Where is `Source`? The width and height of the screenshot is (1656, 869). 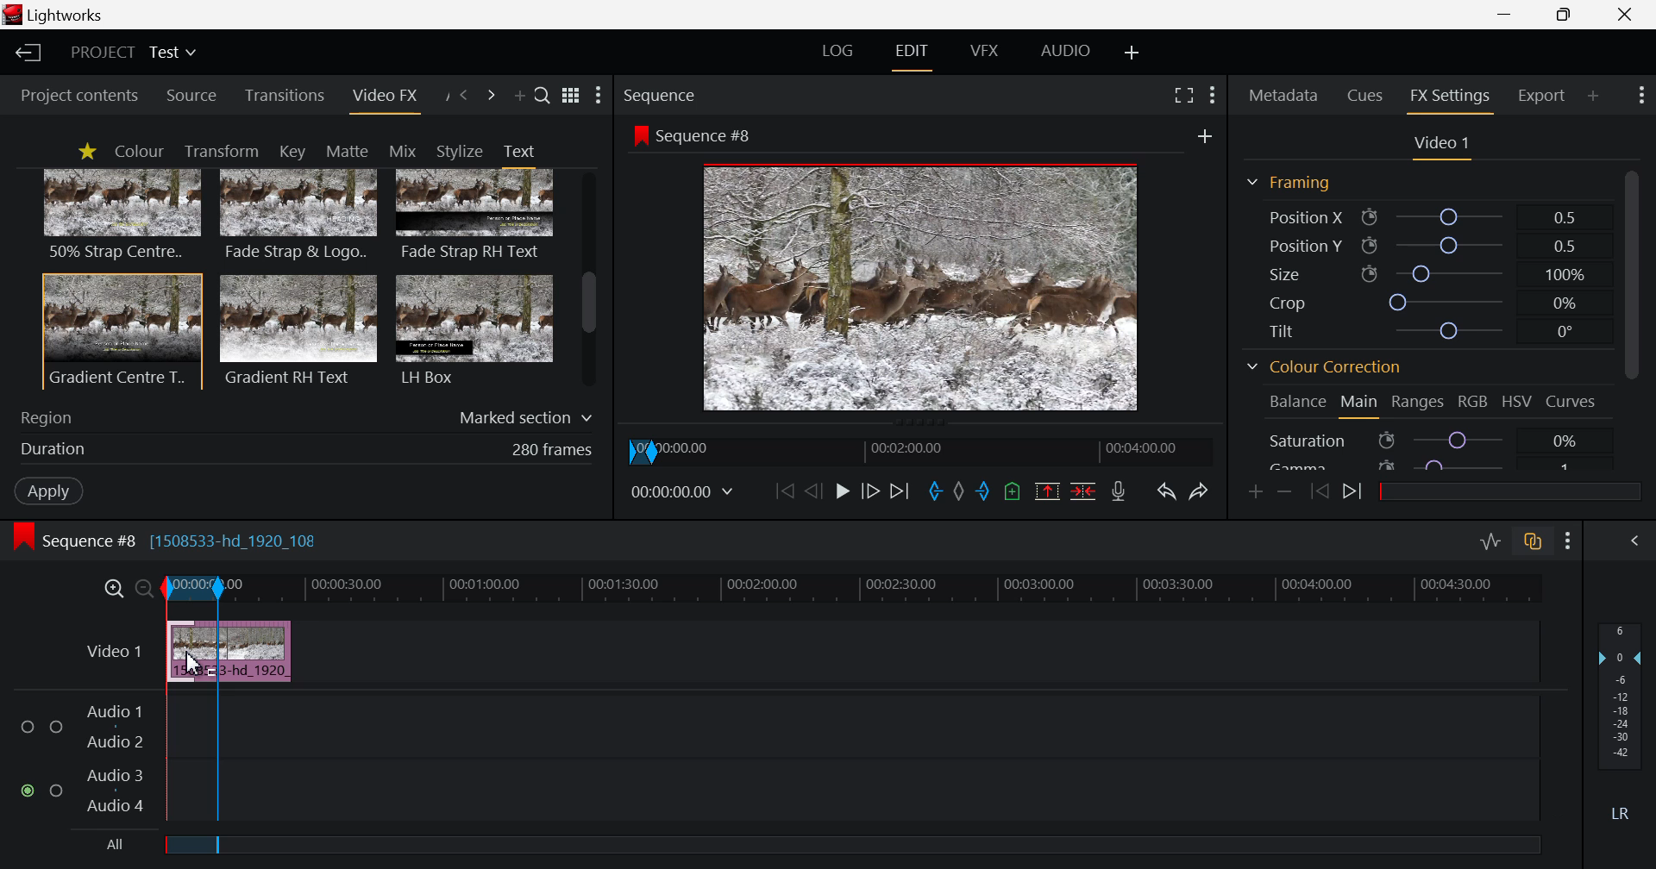 Source is located at coordinates (191, 97).